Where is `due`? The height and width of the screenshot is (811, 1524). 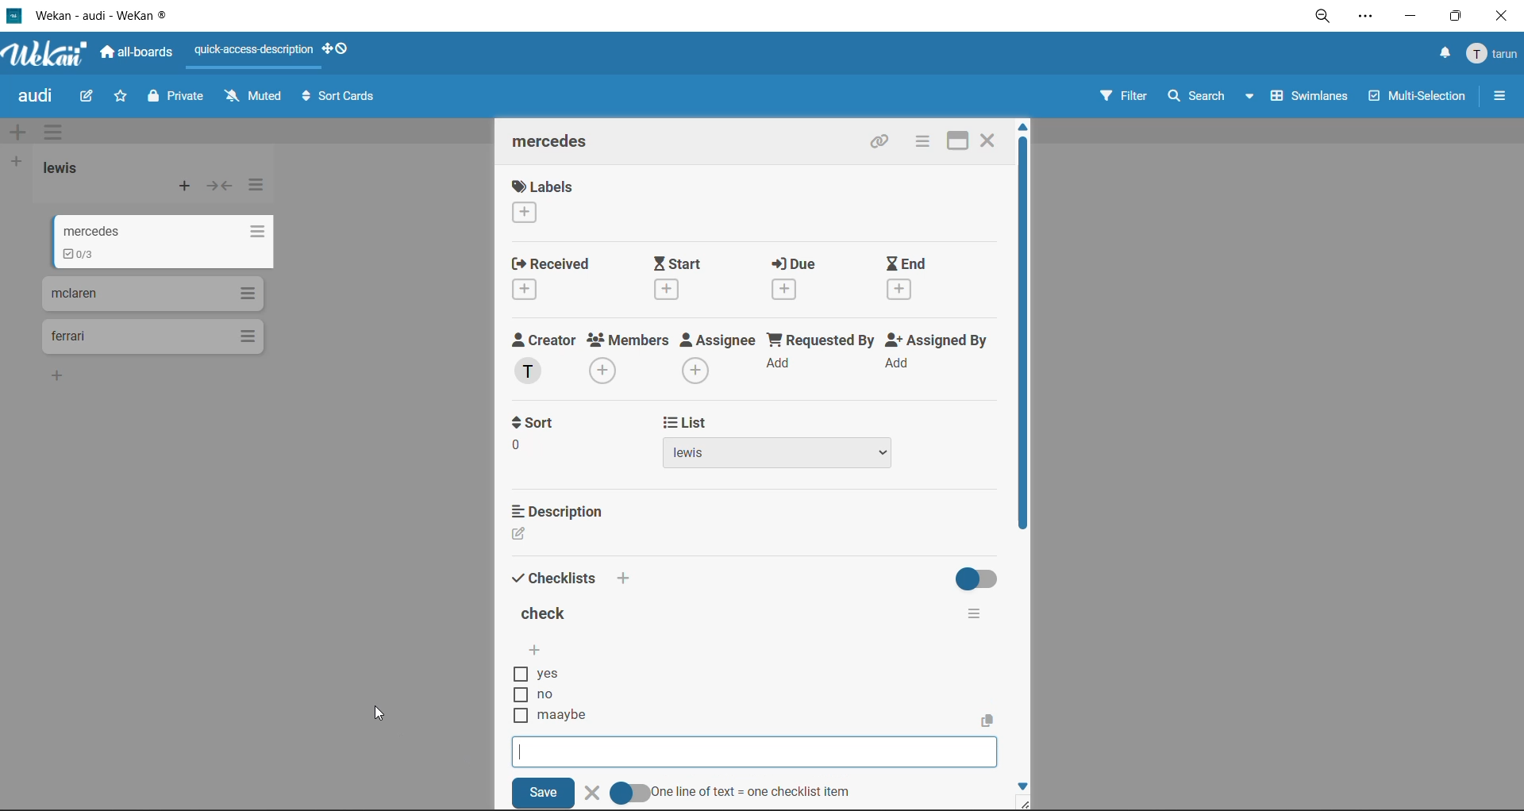
due is located at coordinates (806, 279).